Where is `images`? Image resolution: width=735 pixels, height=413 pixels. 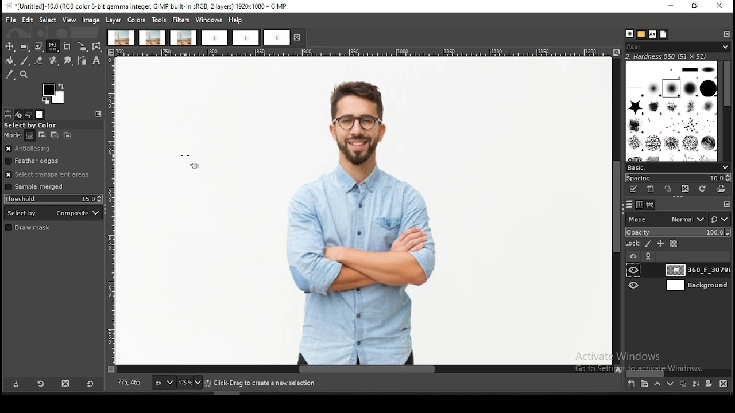
images is located at coordinates (40, 115).